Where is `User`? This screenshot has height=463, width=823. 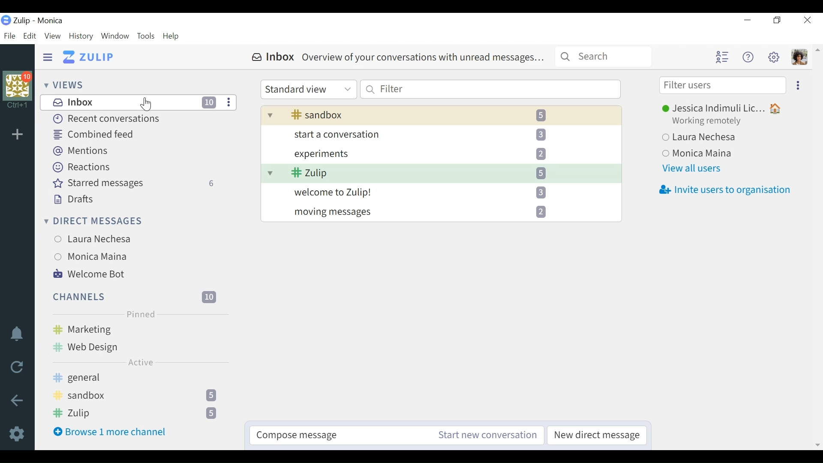 User is located at coordinates (91, 257).